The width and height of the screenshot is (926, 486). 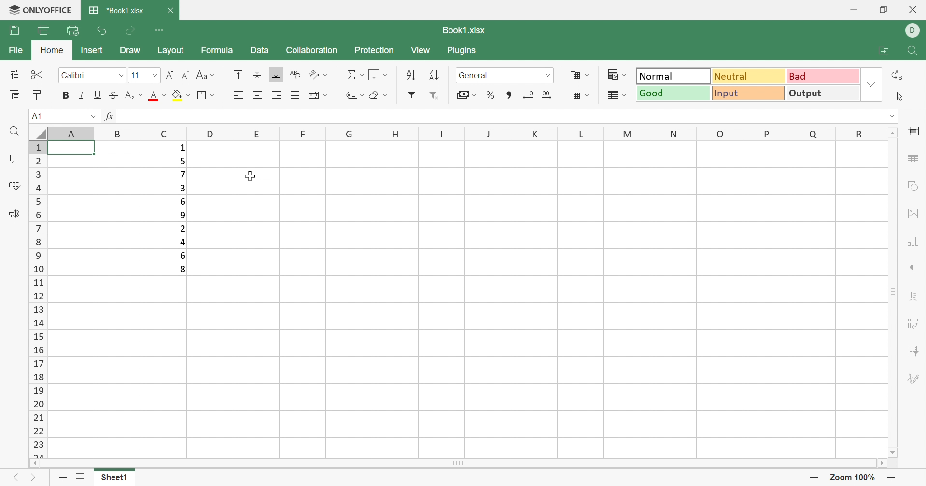 What do you see at coordinates (39, 74) in the screenshot?
I see `Cut` at bounding box center [39, 74].